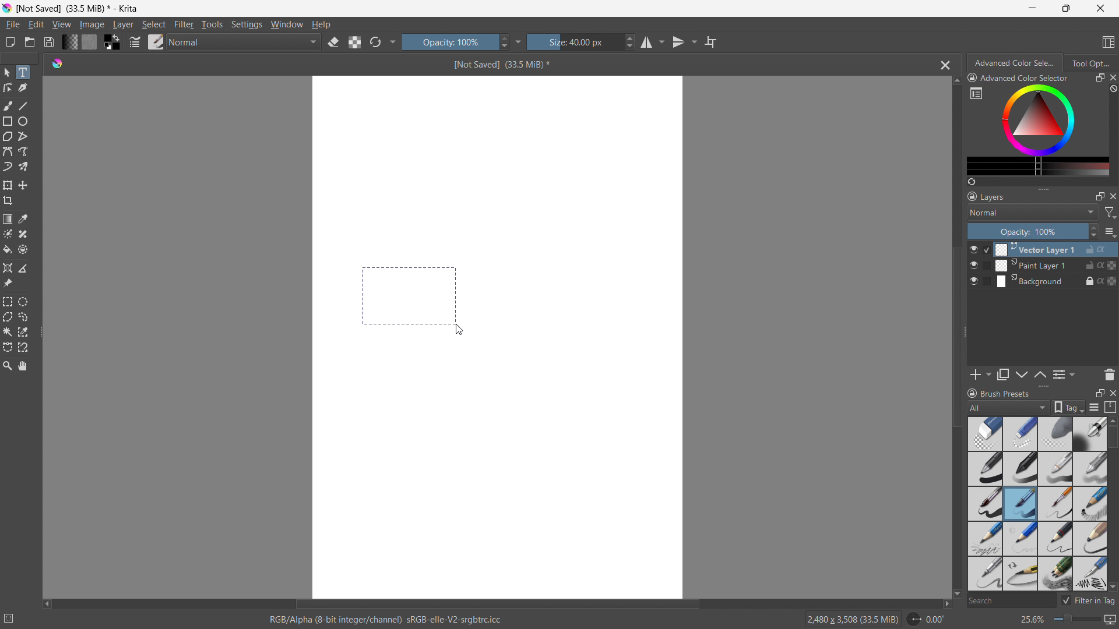 The height and width of the screenshot is (629, 1119). I want to click on preserve alpha, so click(354, 43).